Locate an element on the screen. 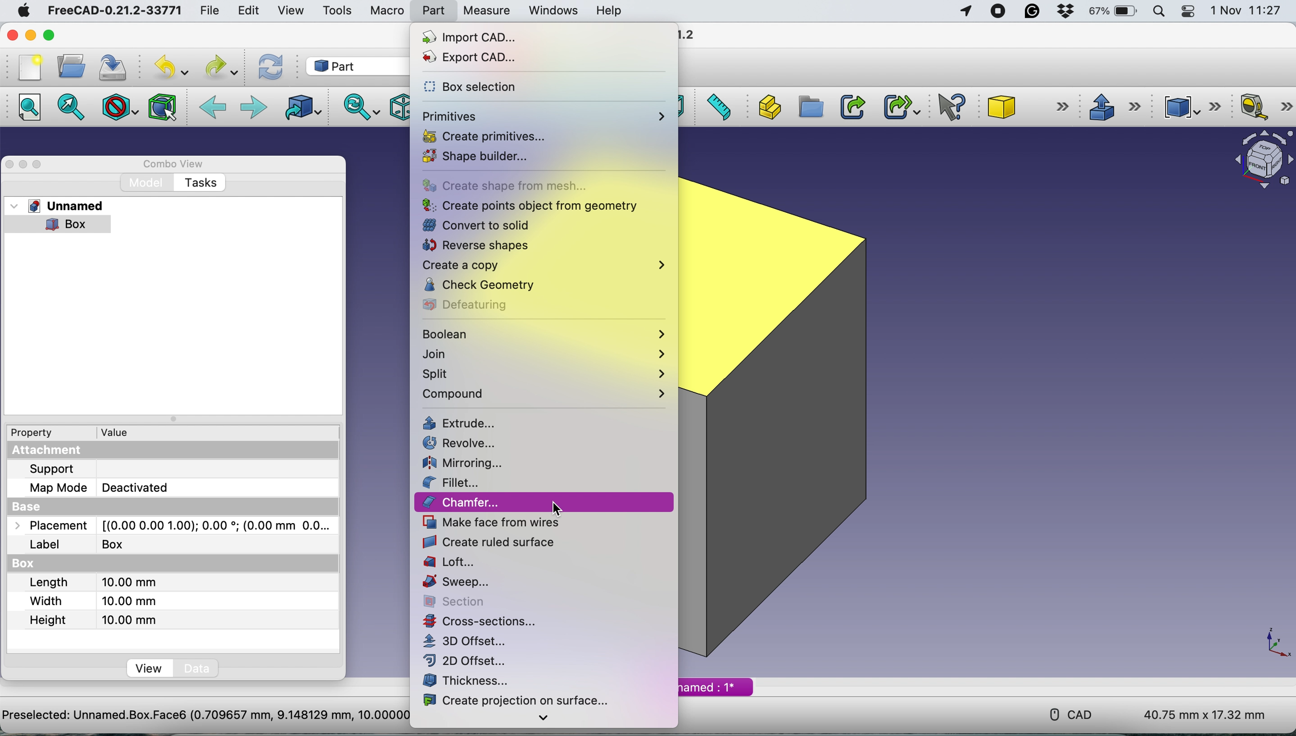 Image resolution: width=1296 pixels, height=736 pixels. value is located at coordinates (111, 433).